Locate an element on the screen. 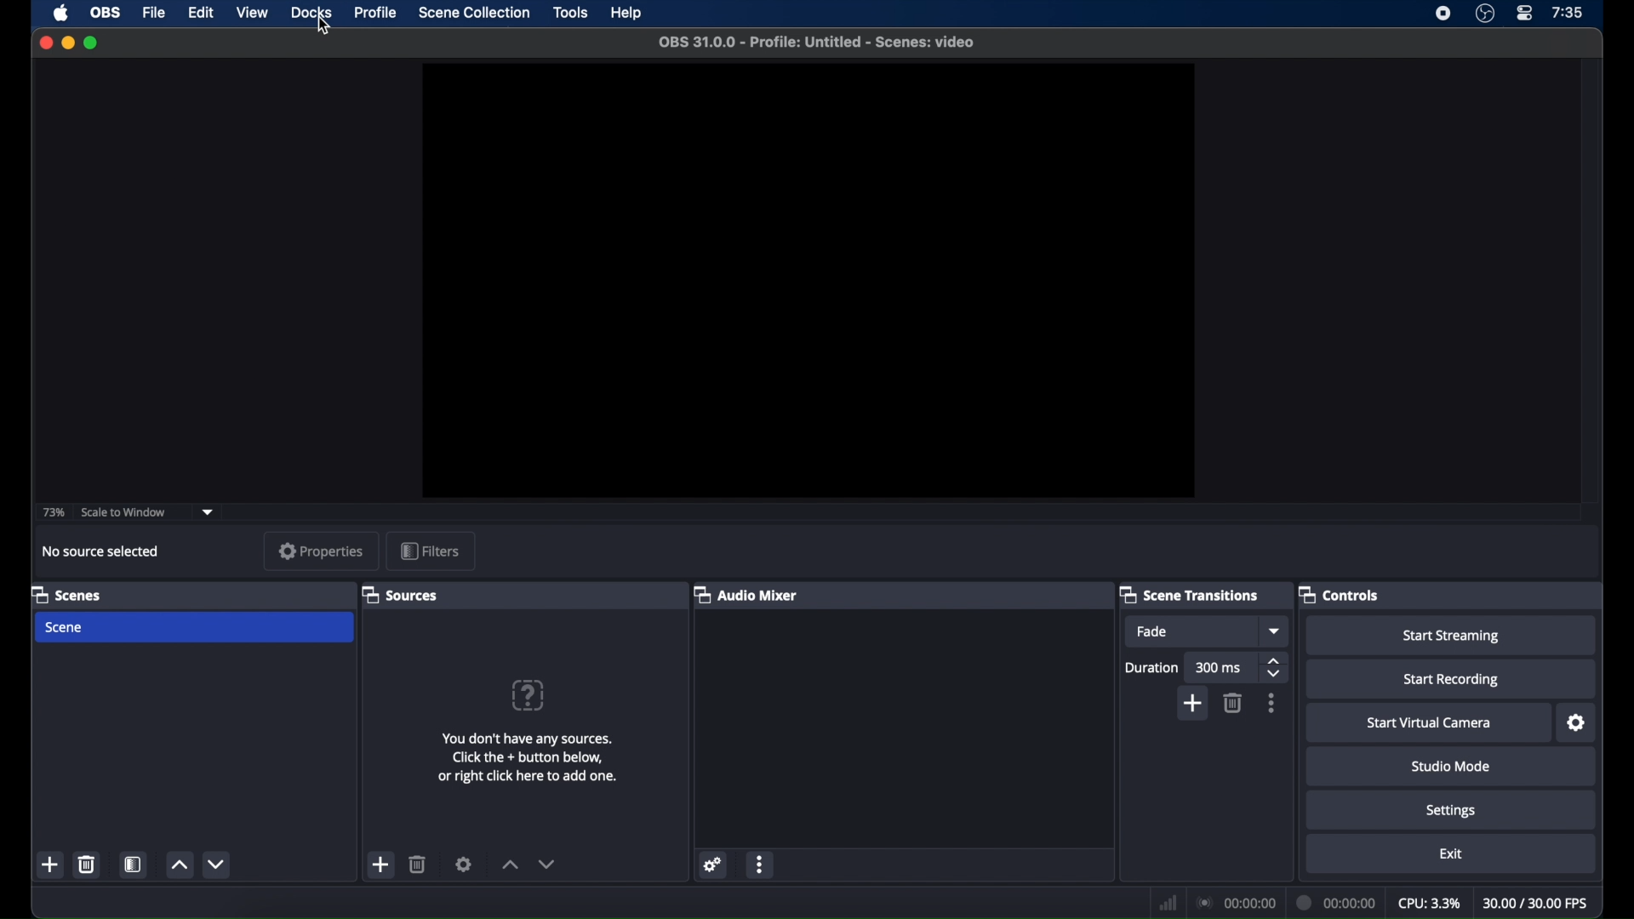 Image resolution: width=1634 pixels, height=919 pixels. network is located at coordinates (1168, 903).